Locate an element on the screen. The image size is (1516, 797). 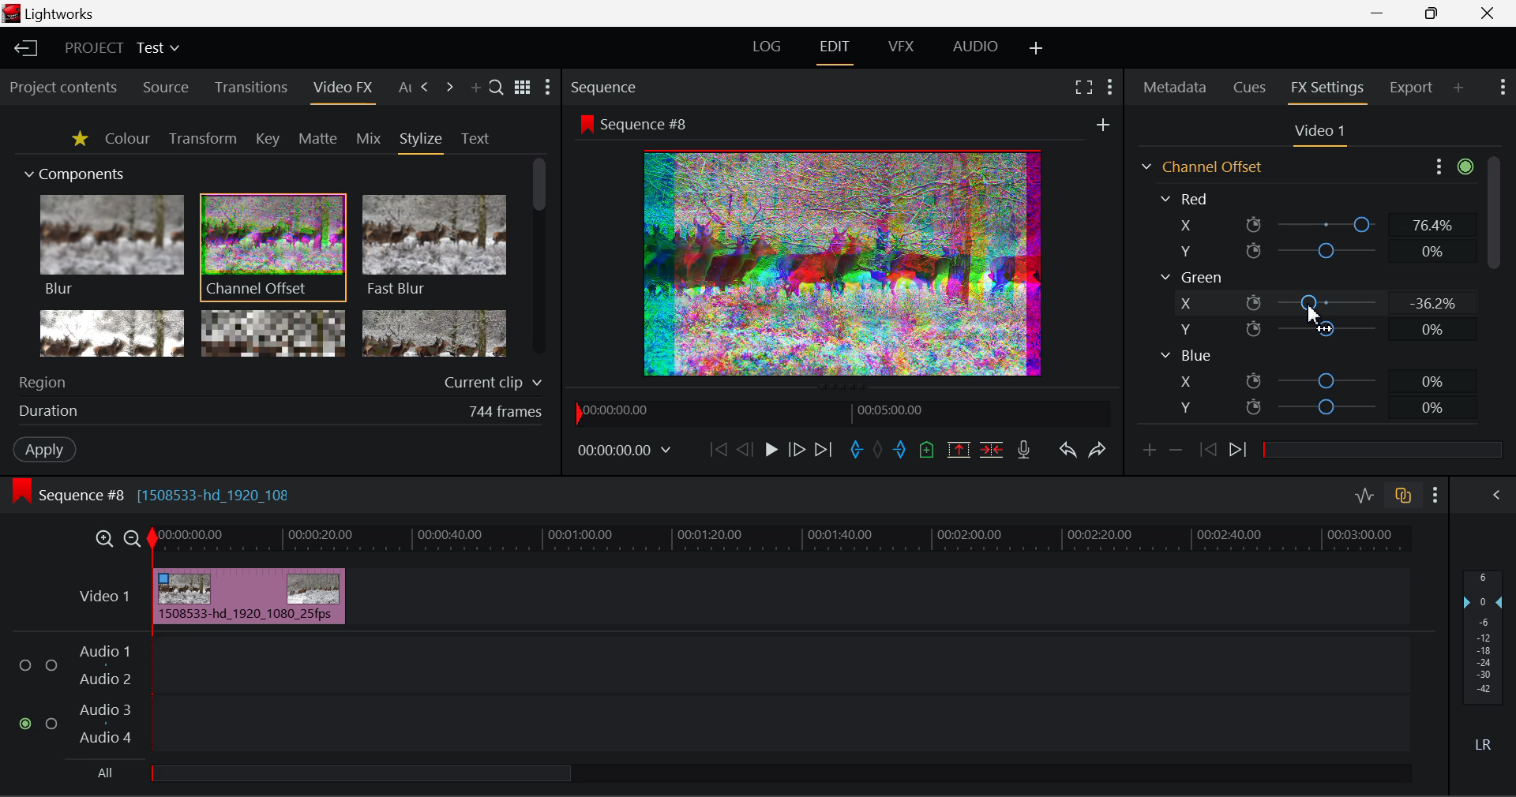
Mosaic is located at coordinates (273, 332).